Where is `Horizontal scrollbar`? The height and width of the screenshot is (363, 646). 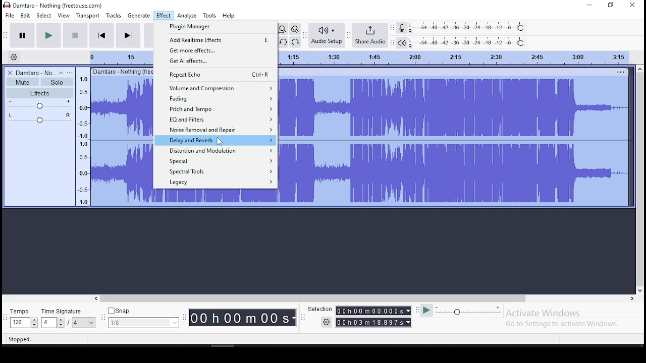
Horizontal scrollbar is located at coordinates (357, 299).